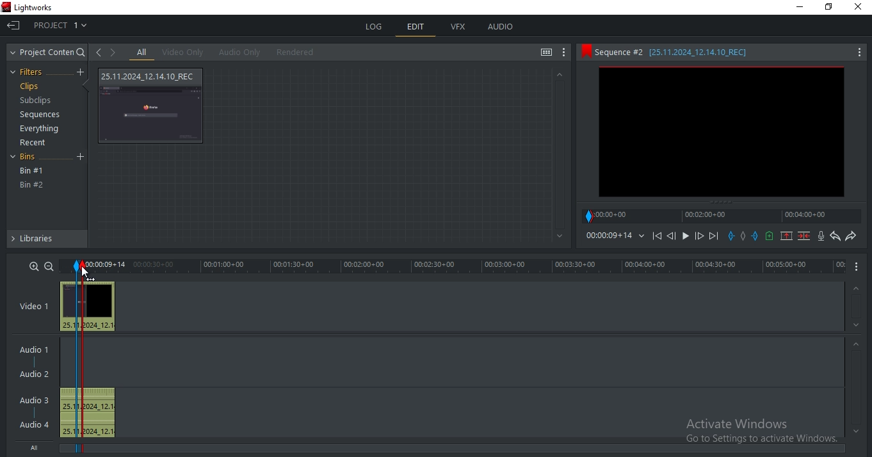 The width and height of the screenshot is (872, 457). What do you see at coordinates (77, 266) in the screenshot?
I see `mark` at bounding box center [77, 266].